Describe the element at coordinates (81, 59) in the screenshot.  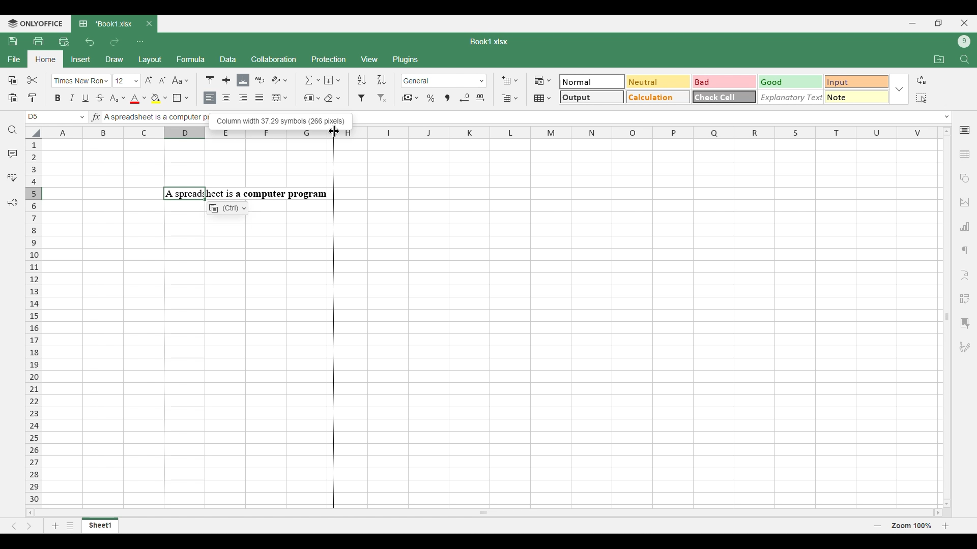
I see `Insert menu` at that location.